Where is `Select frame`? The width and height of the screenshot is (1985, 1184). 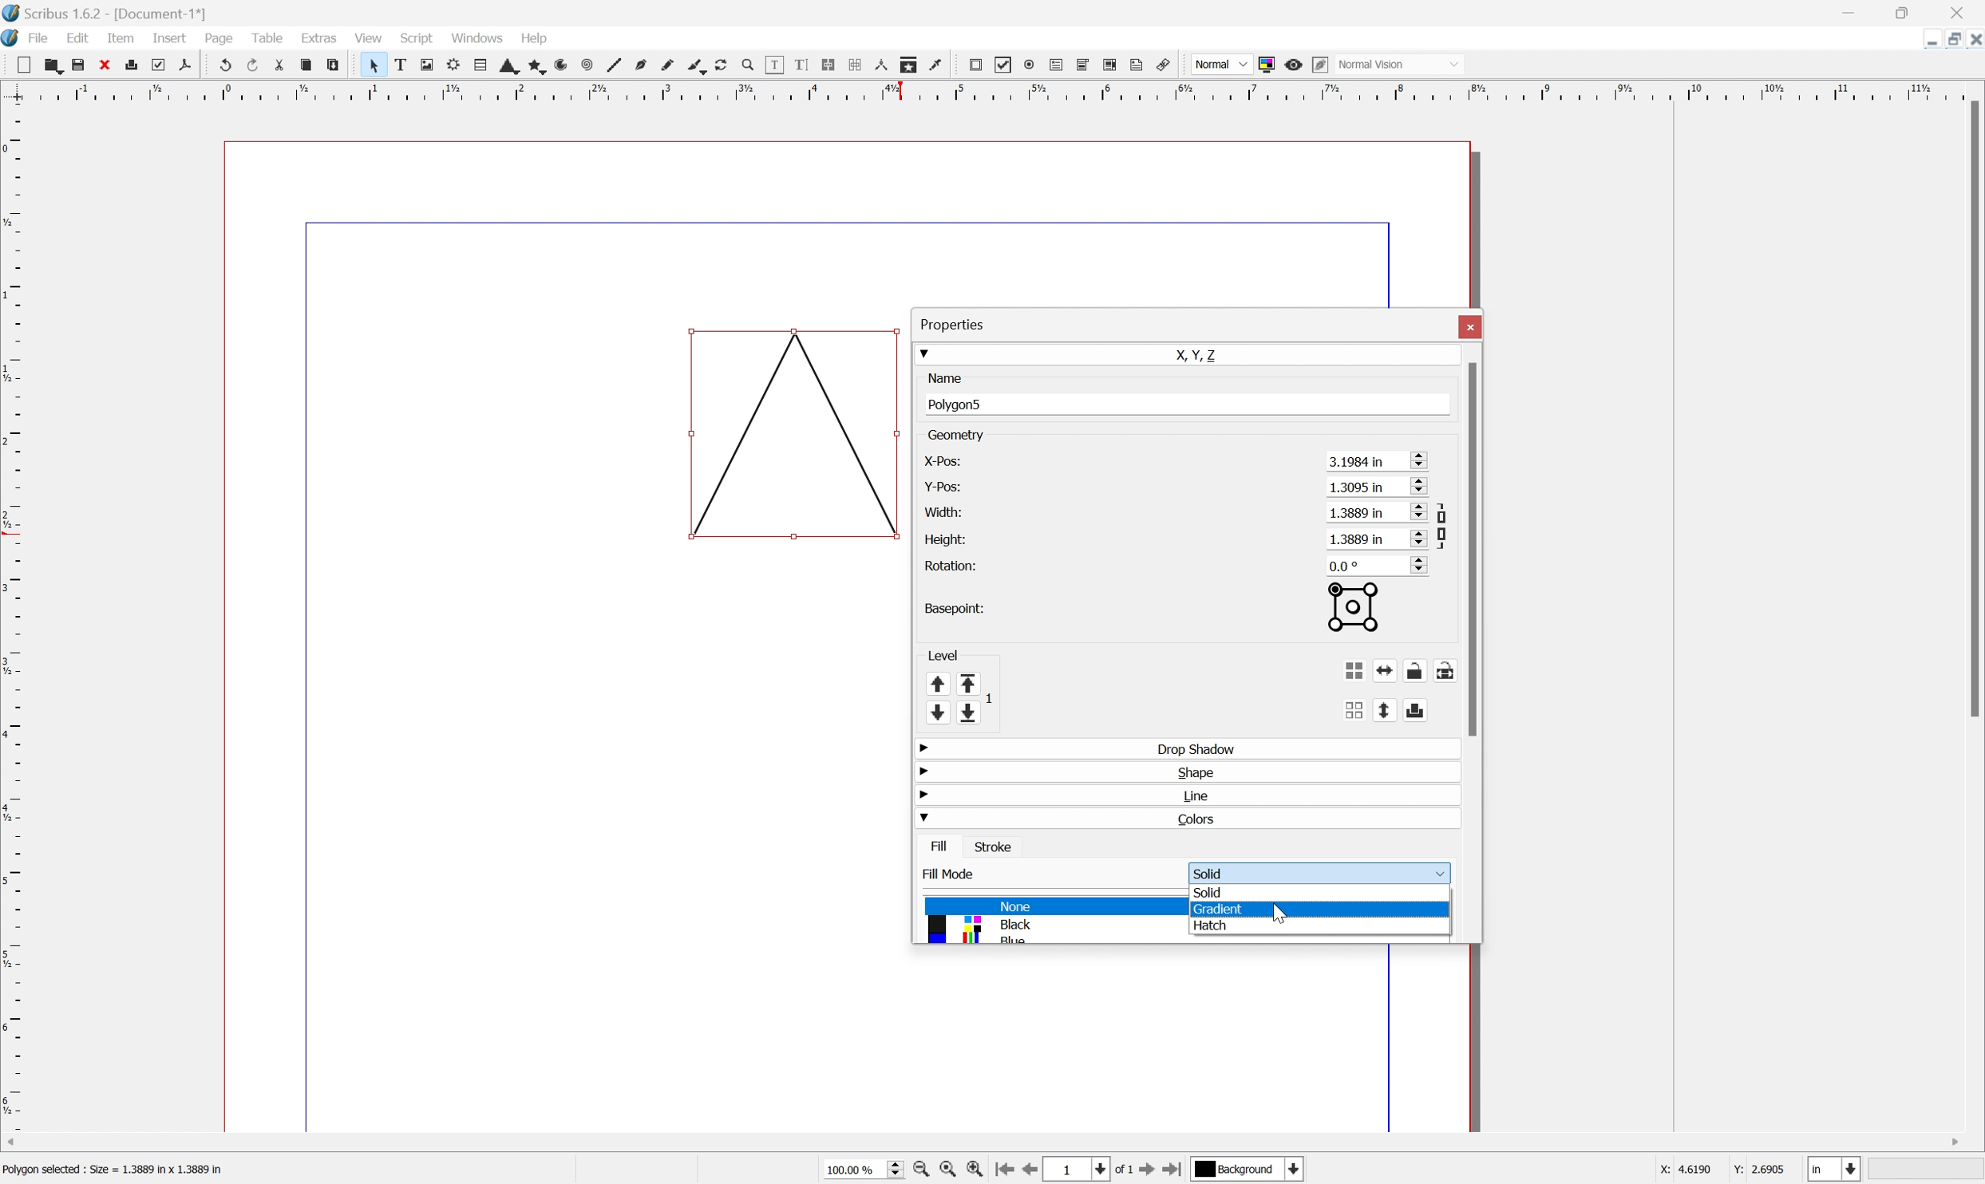
Select frame is located at coordinates (376, 67).